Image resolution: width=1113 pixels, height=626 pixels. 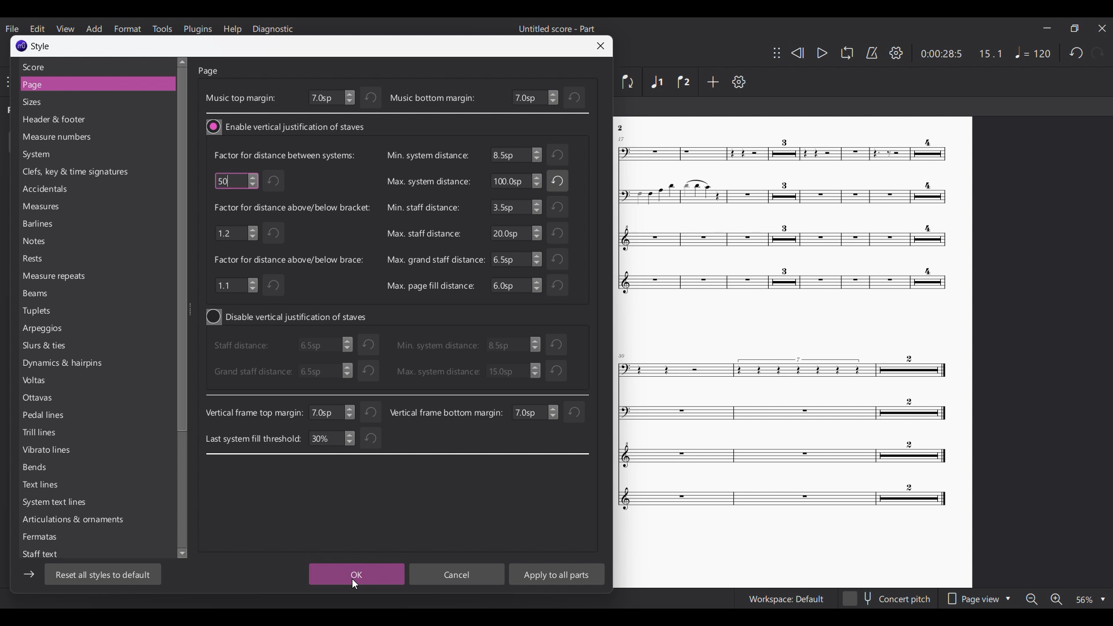 I want to click on Plugins menu, so click(x=198, y=29).